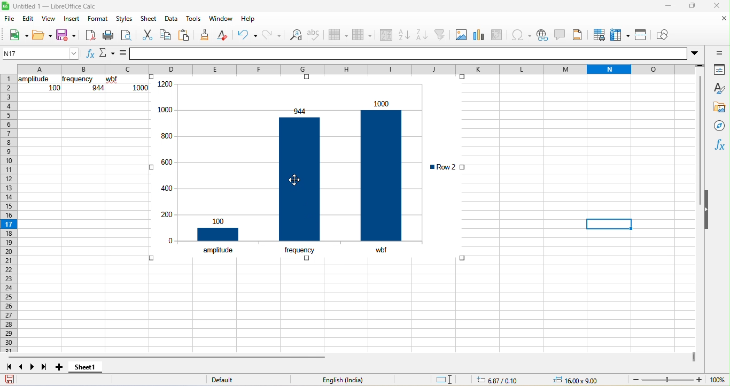  I want to click on format, so click(98, 19).